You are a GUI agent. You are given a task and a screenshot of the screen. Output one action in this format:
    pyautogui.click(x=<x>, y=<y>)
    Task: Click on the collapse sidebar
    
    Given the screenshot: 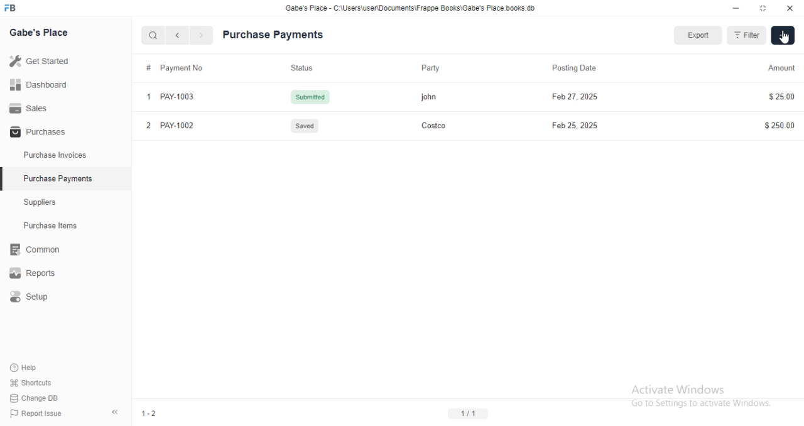 What is the action you would take?
    pyautogui.click(x=114, y=412)
    